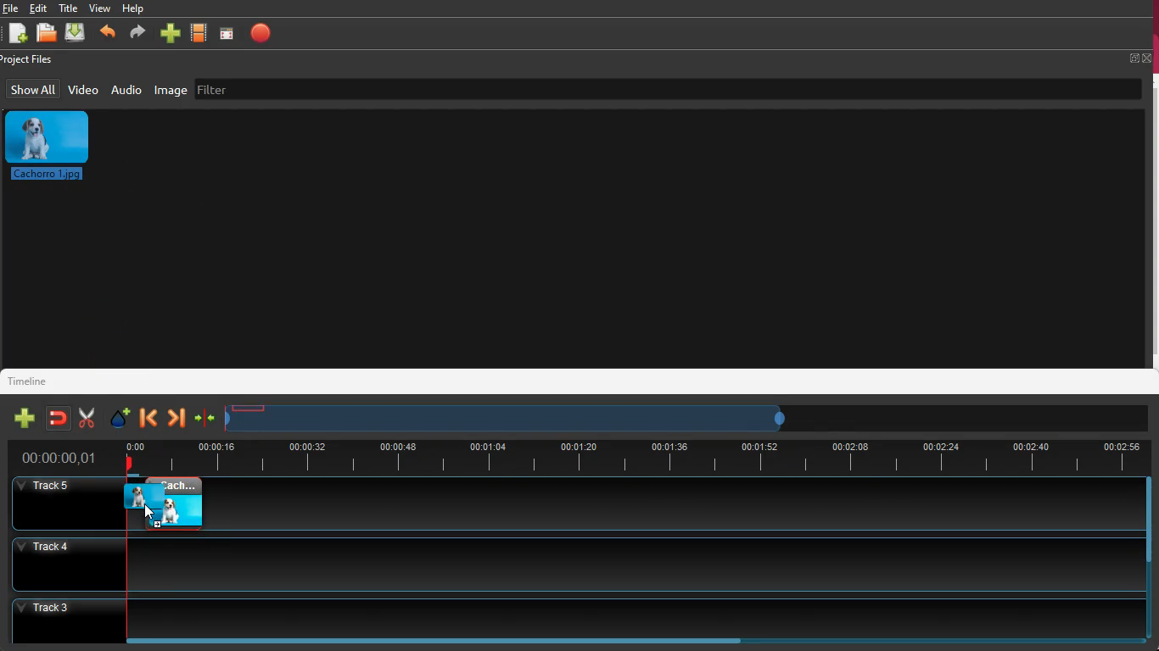 The height and width of the screenshot is (651, 1159). Describe the element at coordinates (117, 417) in the screenshot. I see `effect` at that location.